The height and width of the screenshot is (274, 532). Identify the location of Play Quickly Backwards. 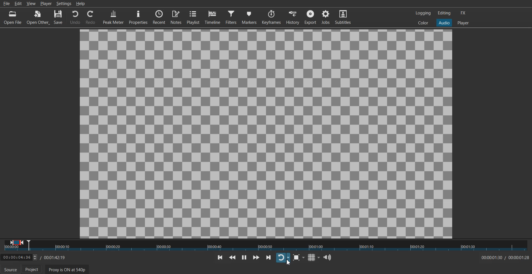
(232, 257).